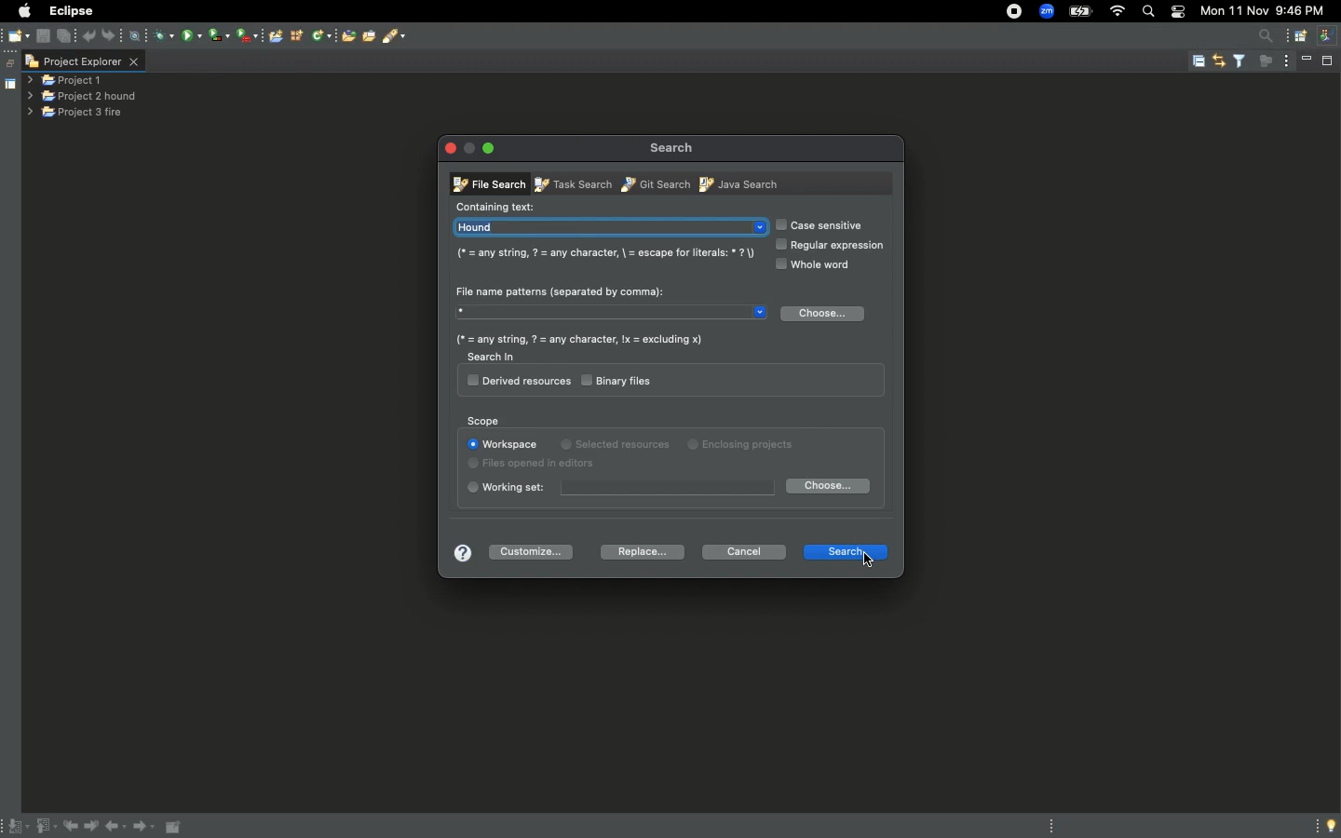  Describe the element at coordinates (297, 35) in the screenshot. I see `new java type` at that location.